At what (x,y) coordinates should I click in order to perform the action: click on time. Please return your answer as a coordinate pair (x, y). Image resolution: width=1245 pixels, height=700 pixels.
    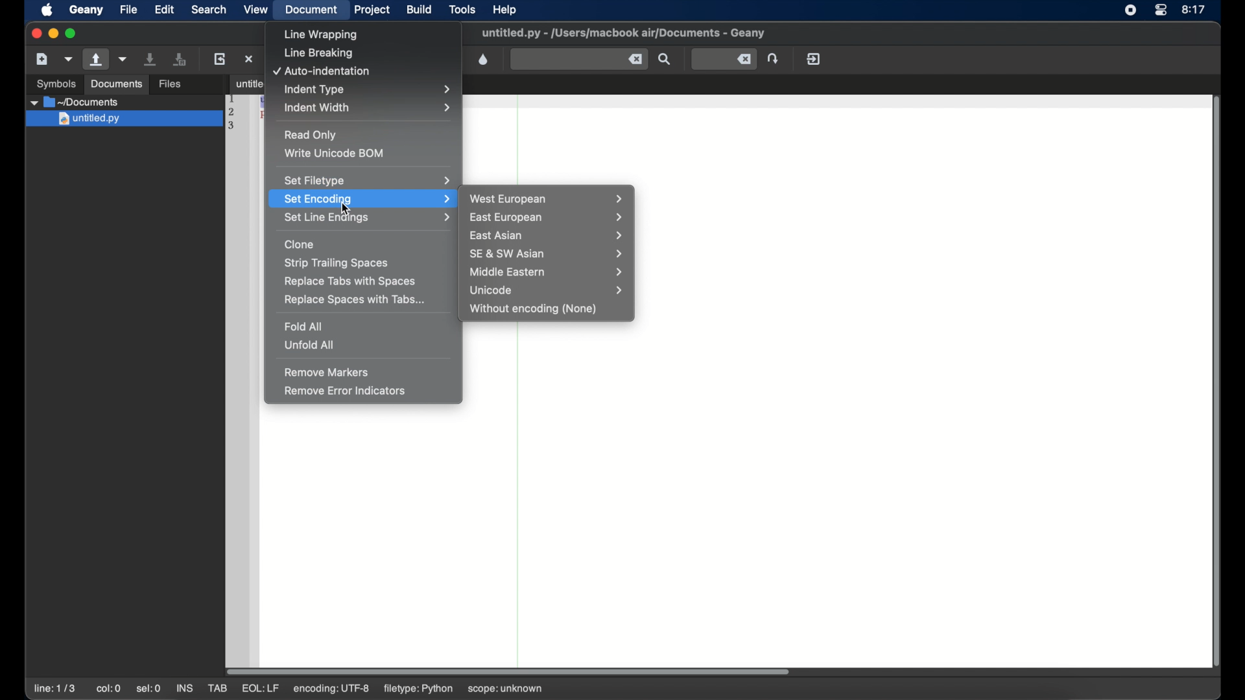
    Looking at the image, I should click on (1194, 9).